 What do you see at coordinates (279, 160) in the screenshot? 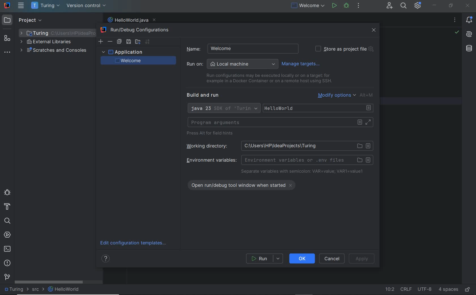
I see `Environment cariables` at bounding box center [279, 160].